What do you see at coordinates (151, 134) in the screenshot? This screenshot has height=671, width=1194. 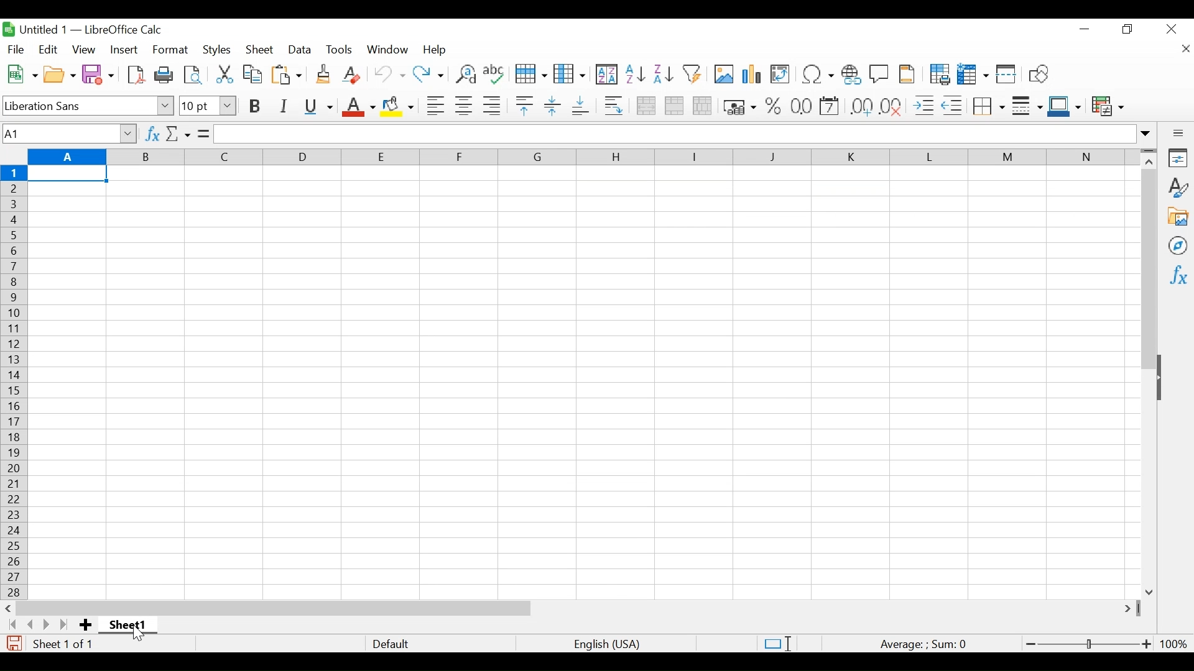 I see `Function Wizard` at bounding box center [151, 134].